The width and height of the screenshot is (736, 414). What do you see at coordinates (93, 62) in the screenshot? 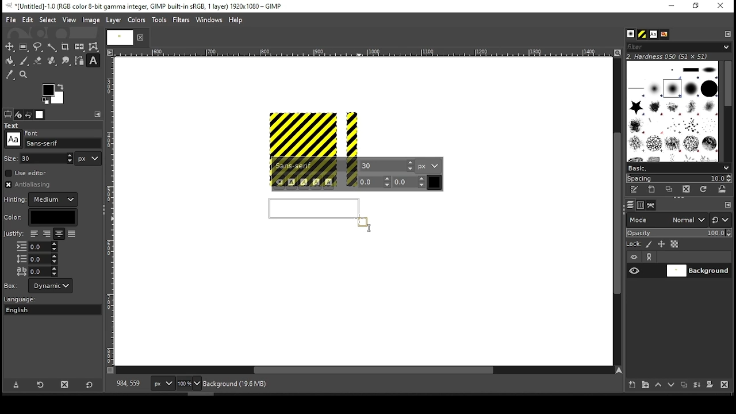
I see `text tool` at bounding box center [93, 62].